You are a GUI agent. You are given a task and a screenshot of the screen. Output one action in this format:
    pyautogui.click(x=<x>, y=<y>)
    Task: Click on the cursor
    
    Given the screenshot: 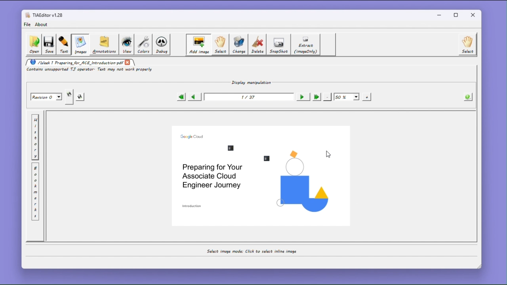 What is the action you would take?
    pyautogui.click(x=329, y=155)
    